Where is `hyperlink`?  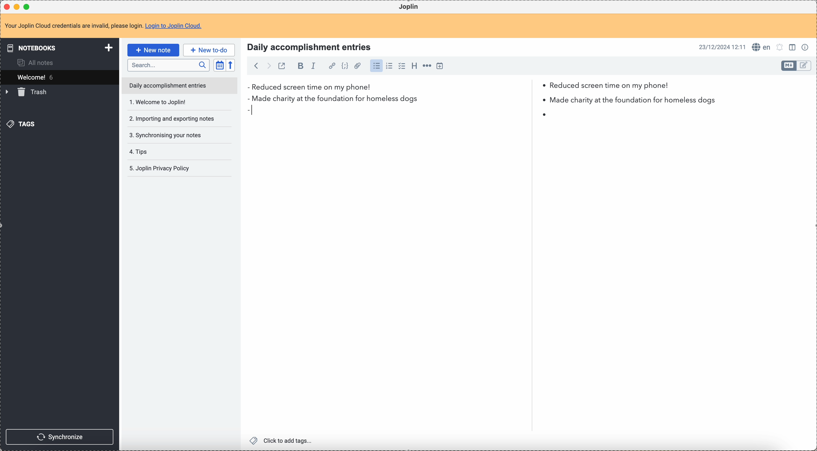 hyperlink is located at coordinates (332, 66).